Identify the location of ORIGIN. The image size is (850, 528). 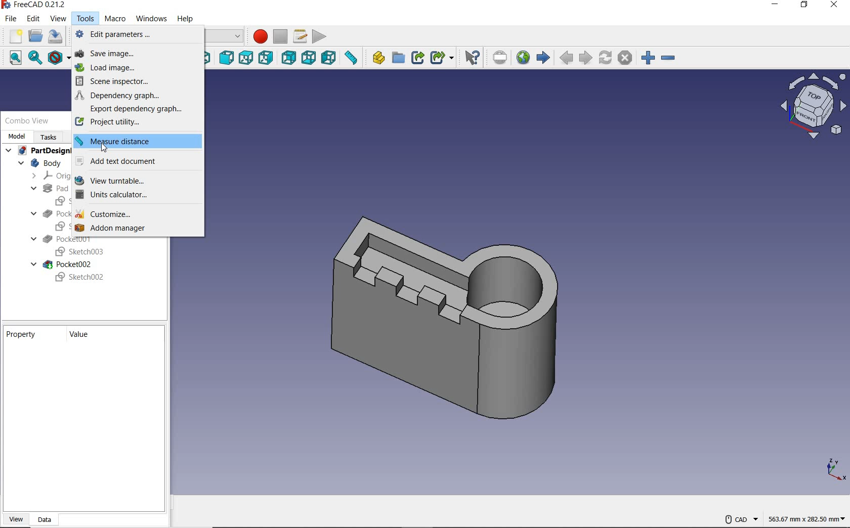
(46, 176).